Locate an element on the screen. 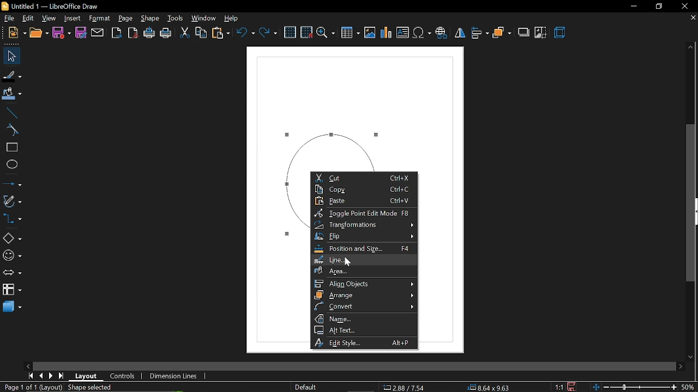  cut is located at coordinates (364, 177).